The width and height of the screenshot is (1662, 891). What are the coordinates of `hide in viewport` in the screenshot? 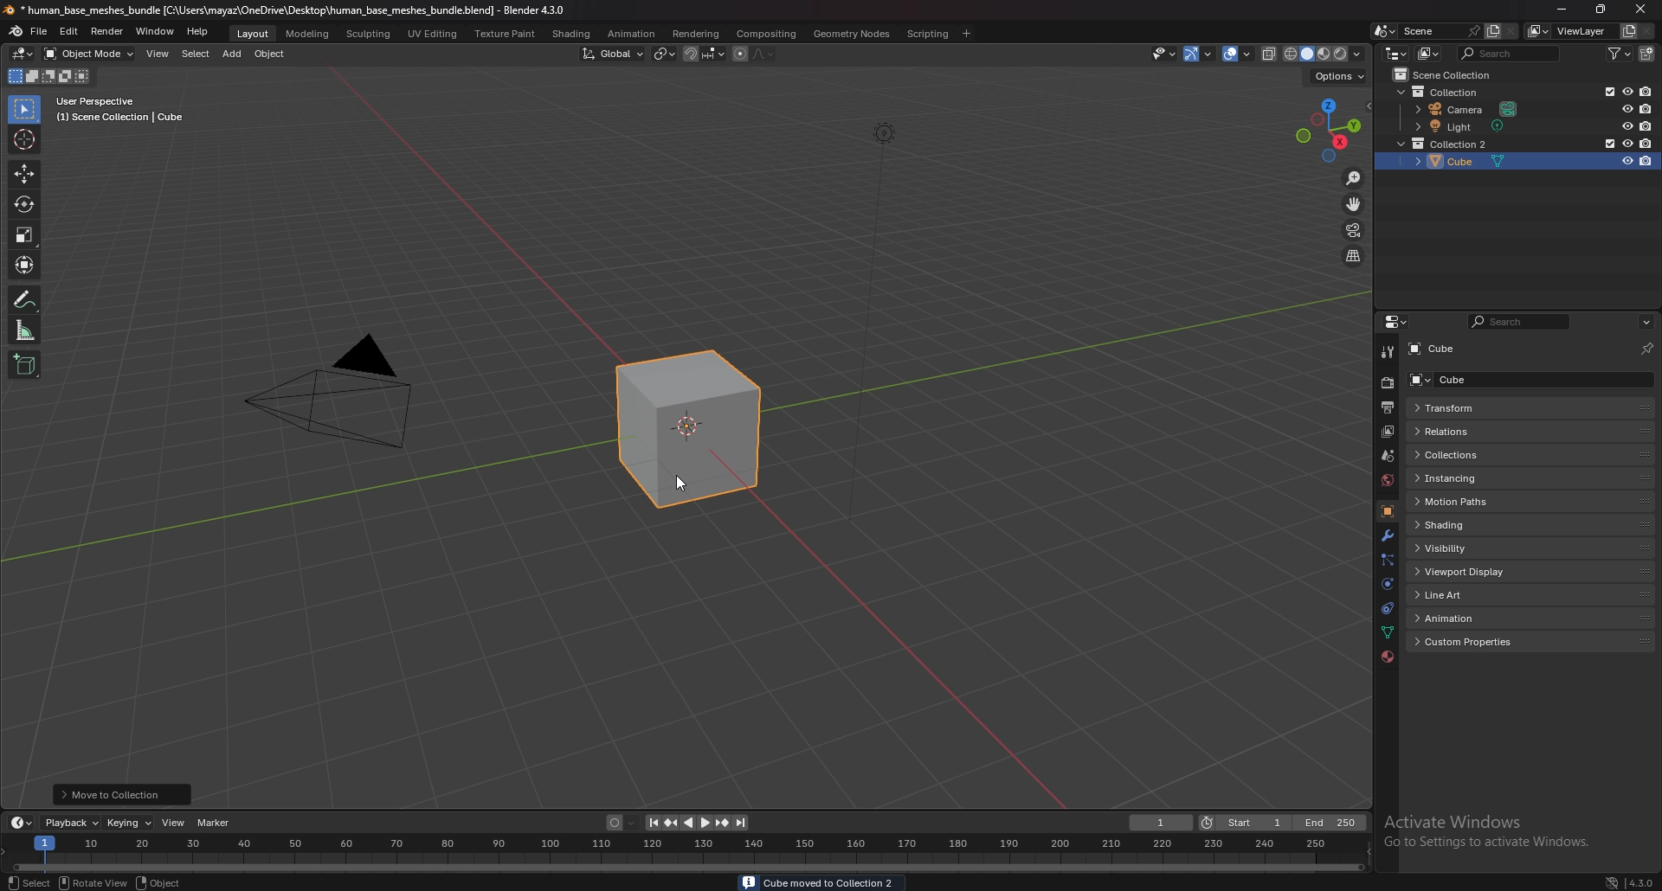 It's located at (1627, 125).